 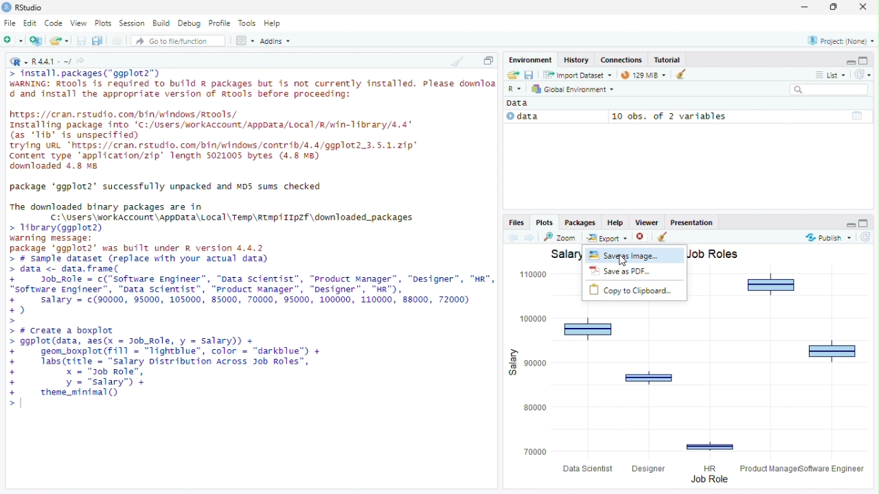 What do you see at coordinates (555, 117) in the screenshot?
I see `data` at bounding box center [555, 117].